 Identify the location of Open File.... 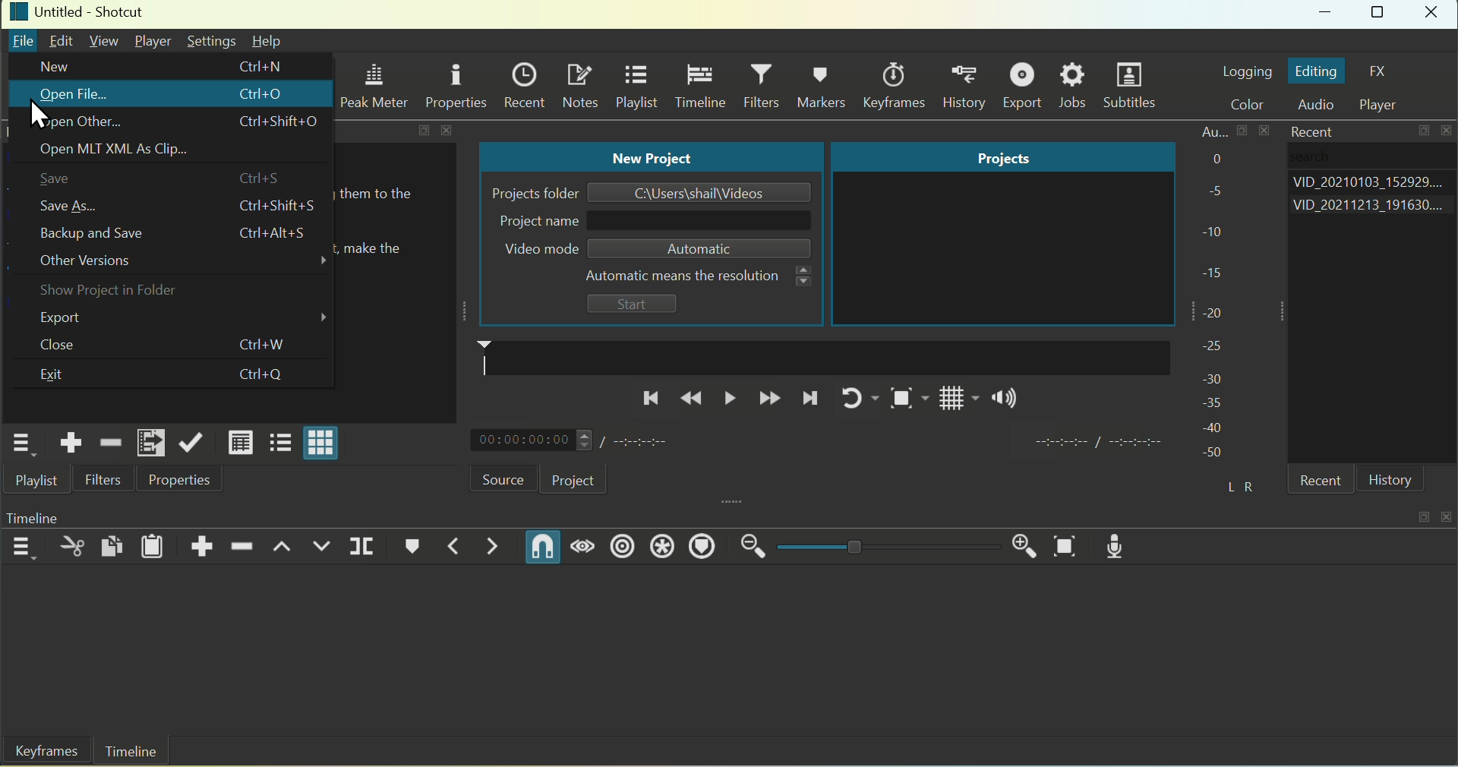
(72, 95).